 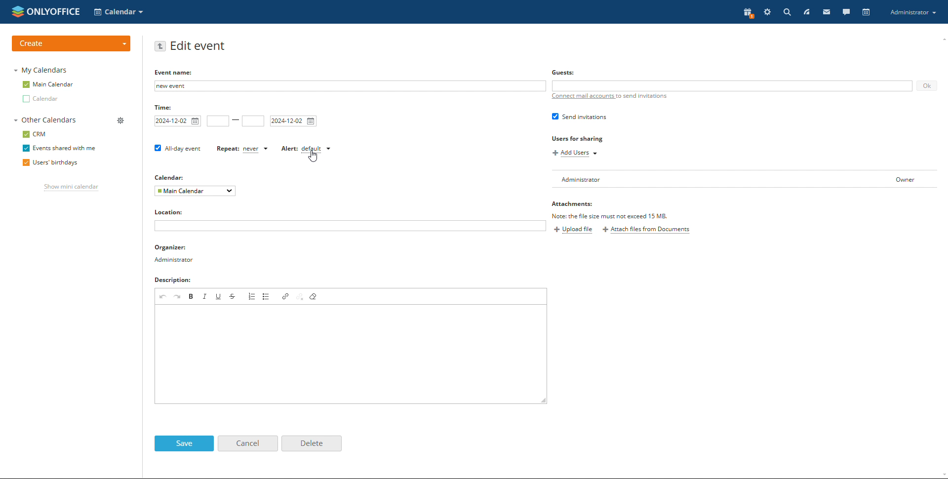 I want to click on other calendars, so click(x=45, y=120).